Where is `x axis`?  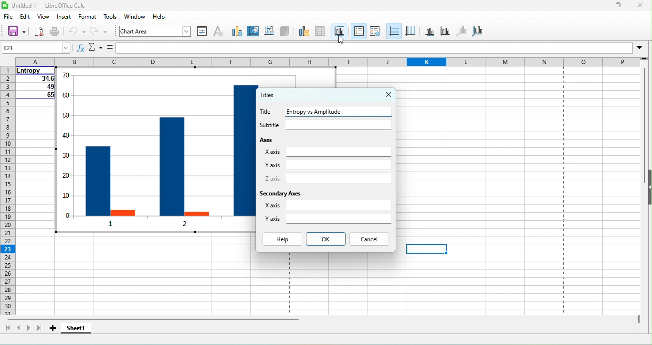
x axis is located at coordinates (429, 31).